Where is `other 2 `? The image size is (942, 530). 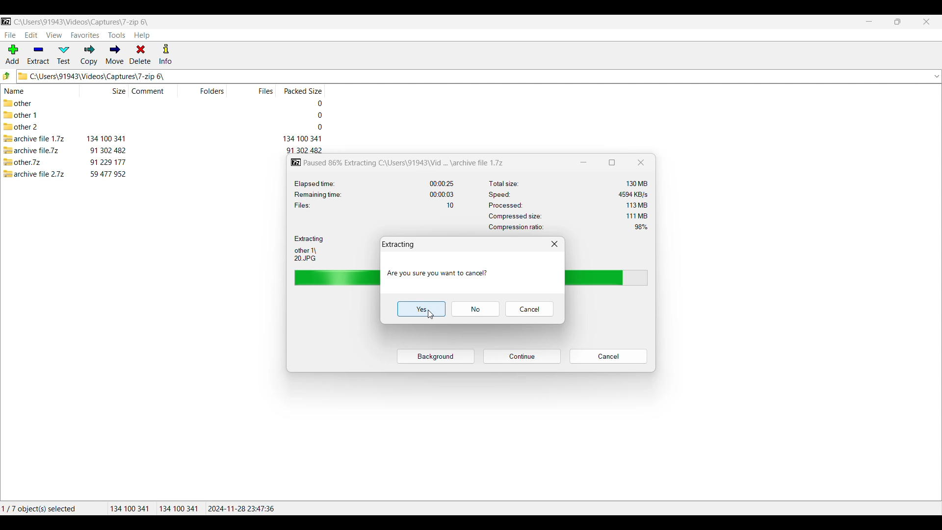 other 2  is located at coordinates (21, 128).